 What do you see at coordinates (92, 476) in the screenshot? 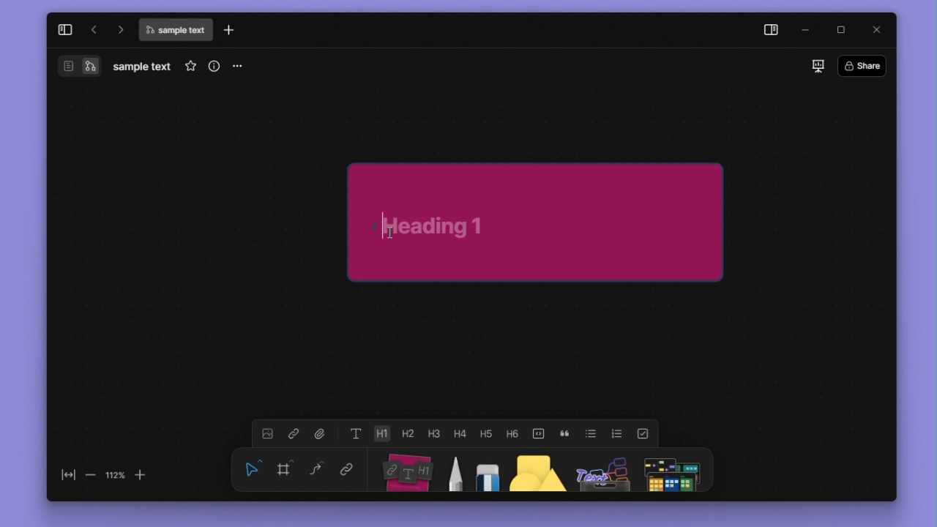
I see `zoom out` at bounding box center [92, 476].